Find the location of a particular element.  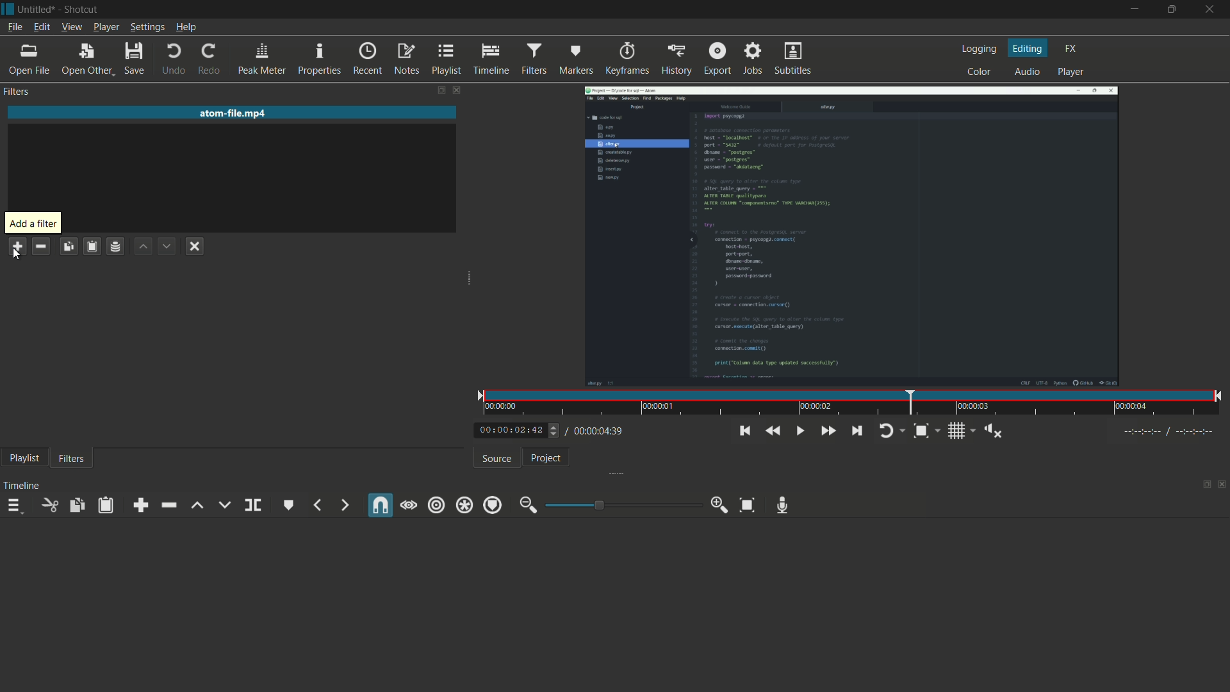

skip to the previous point is located at coordinates (744, 431).